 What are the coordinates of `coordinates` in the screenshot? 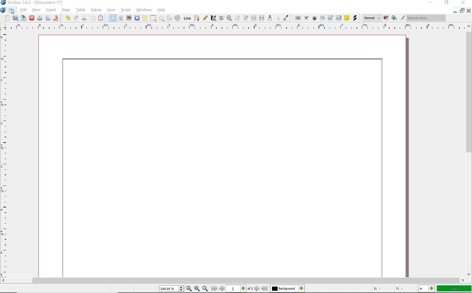 It's located at (387, 289).